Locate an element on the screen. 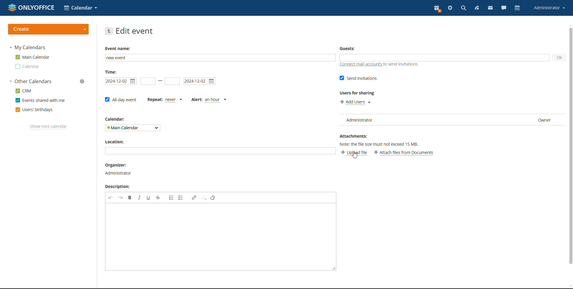 This screenshot has height=289, width=573. add event name is located at coordinates (220, 58).